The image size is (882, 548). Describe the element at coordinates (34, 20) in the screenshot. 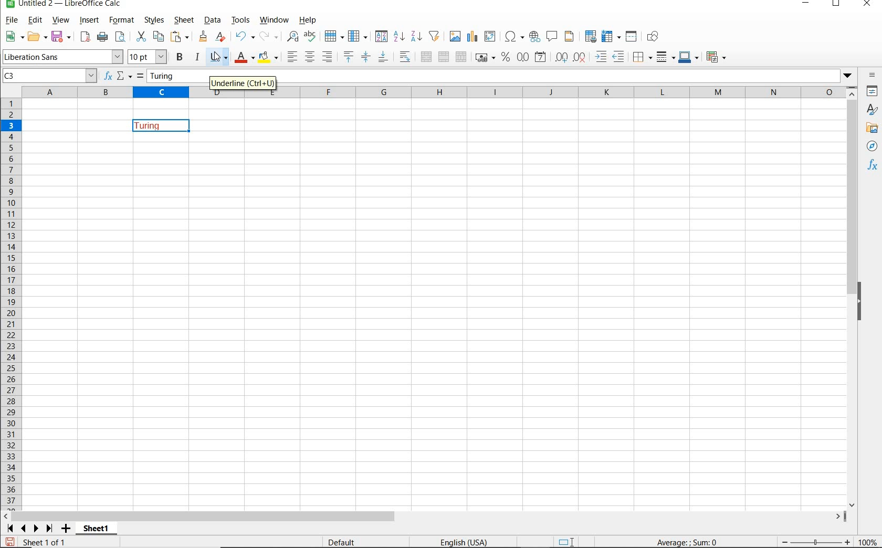

I see `EDIT` at that location.